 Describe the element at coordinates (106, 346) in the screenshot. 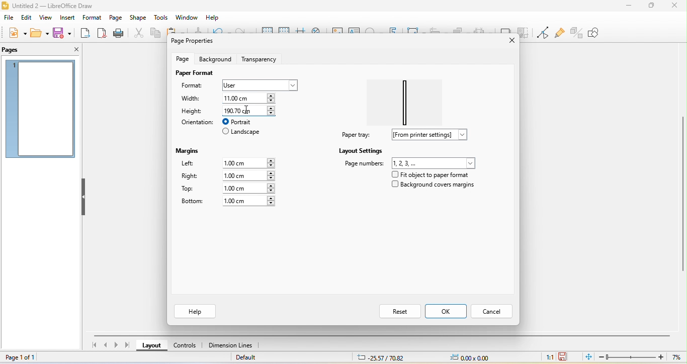

I see `previous page` at that location.